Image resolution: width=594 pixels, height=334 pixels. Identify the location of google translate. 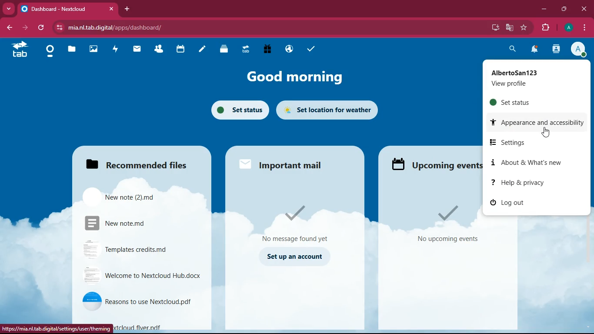
(509, 28).